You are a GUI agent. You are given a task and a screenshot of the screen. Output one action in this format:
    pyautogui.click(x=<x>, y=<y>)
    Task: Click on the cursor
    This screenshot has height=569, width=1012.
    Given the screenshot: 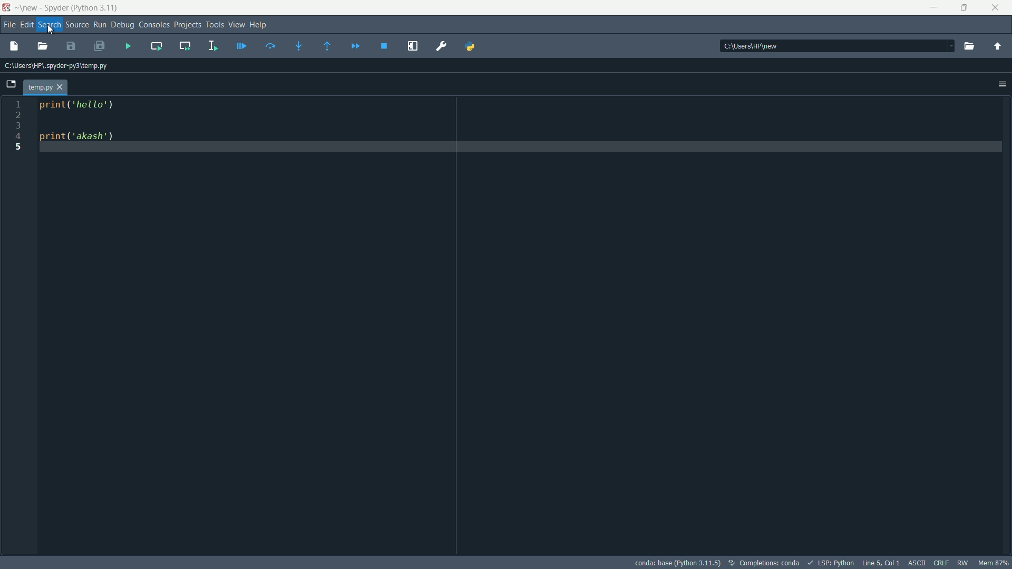 What is the action you would take?
    pyautogui.click(x=48, y=30)
    